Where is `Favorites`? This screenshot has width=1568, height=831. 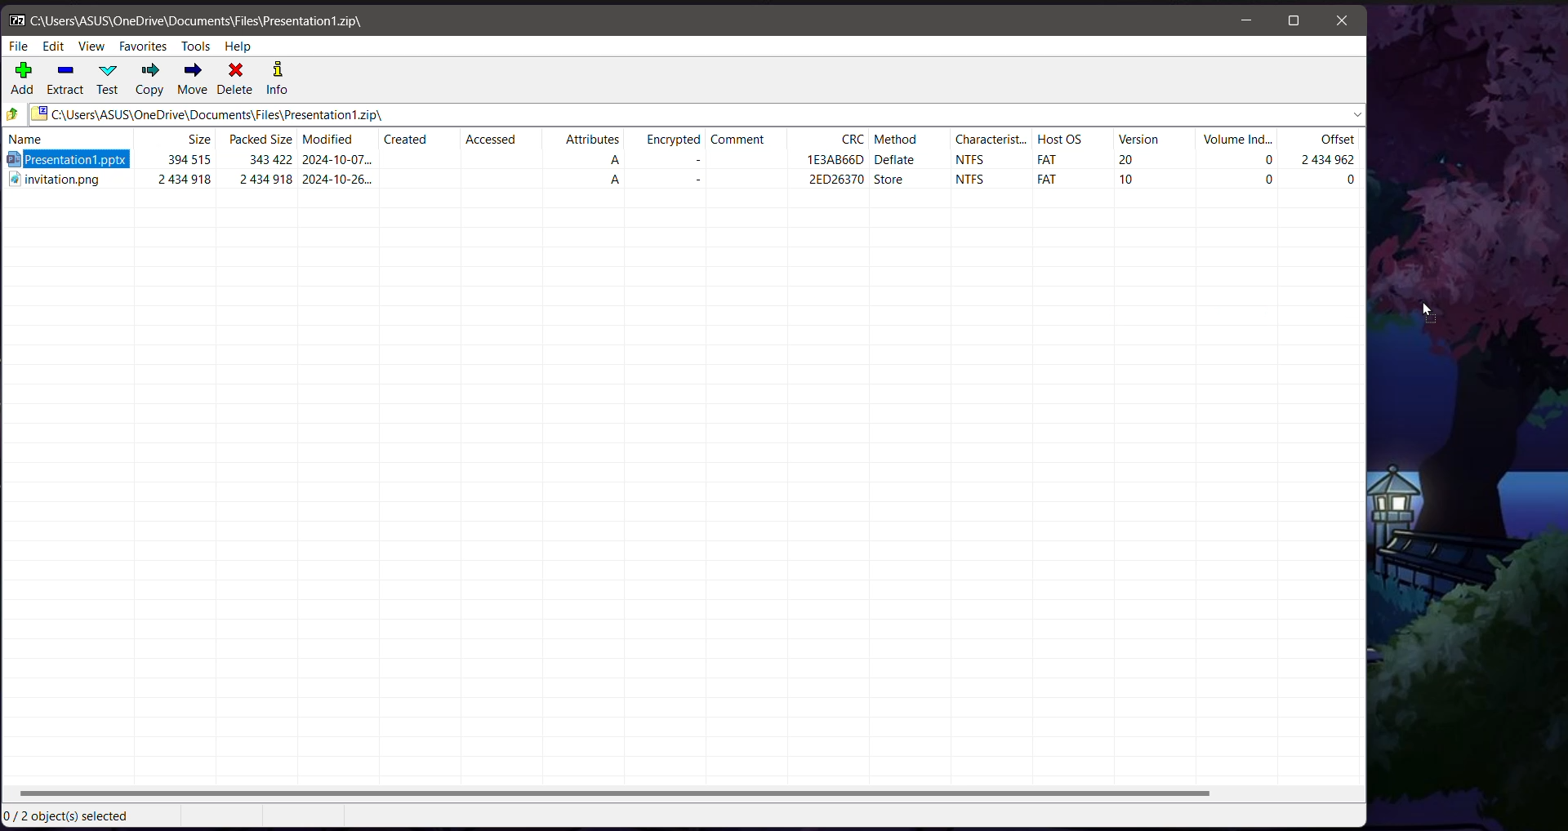 Favorites is located at coordinates (145, 47).